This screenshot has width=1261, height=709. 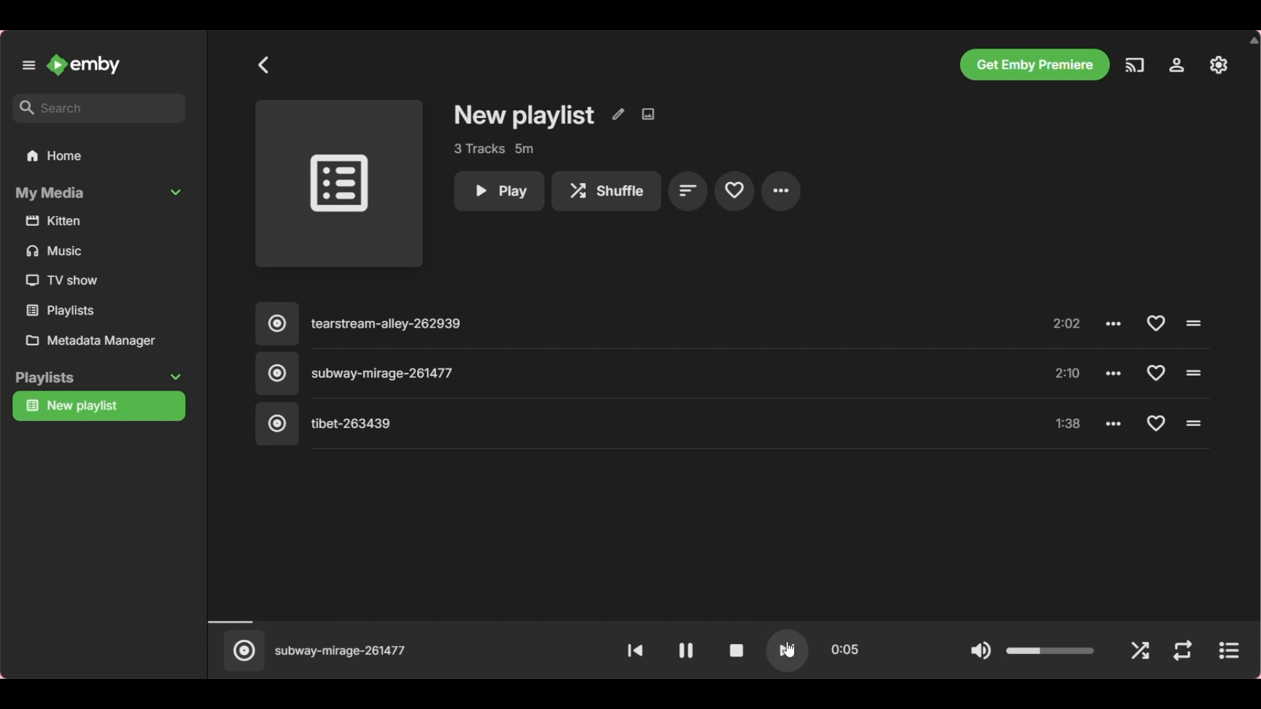 What do you see at coordinates (1135, 65) in the screenshot?
I see `Play on another device` at bounding box center [1135, 65].